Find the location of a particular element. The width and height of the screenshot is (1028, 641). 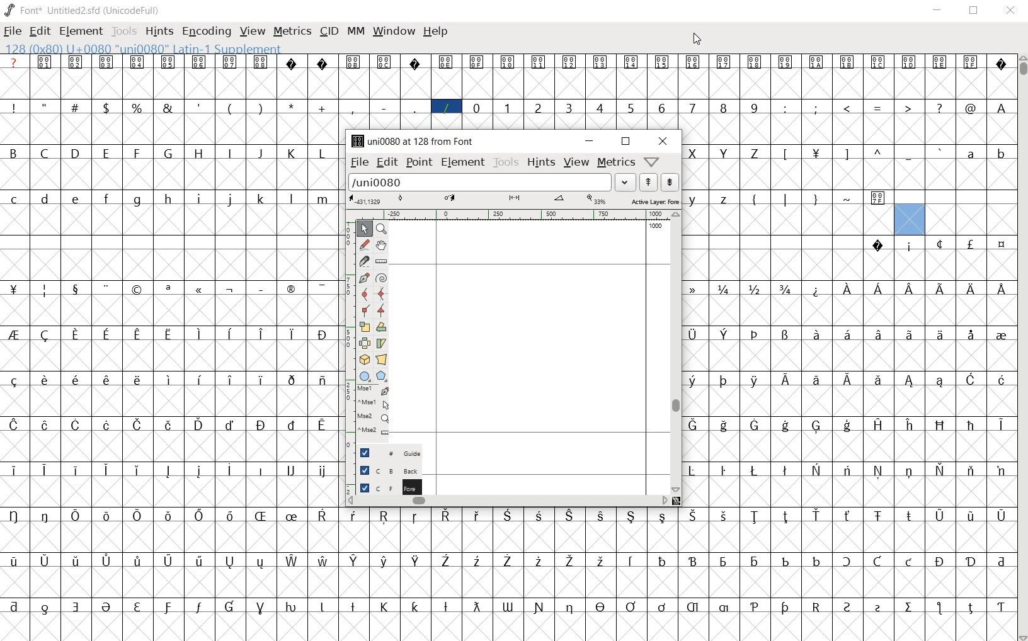

ruler is located at coordinates (508, 216).